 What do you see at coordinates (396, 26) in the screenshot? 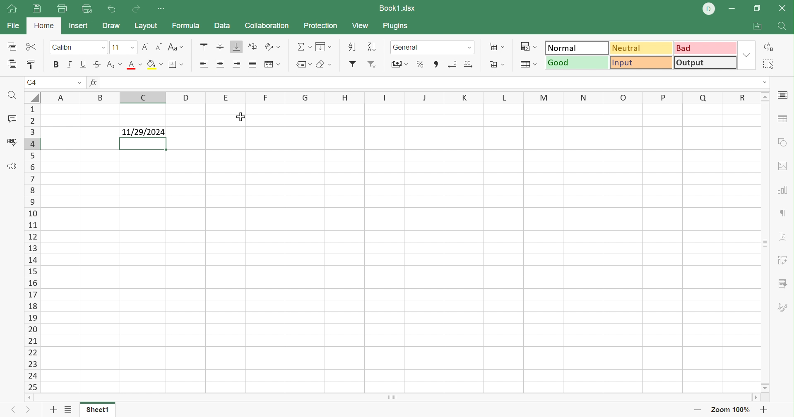
I see `Plugins` at bounding box center [396, 26].